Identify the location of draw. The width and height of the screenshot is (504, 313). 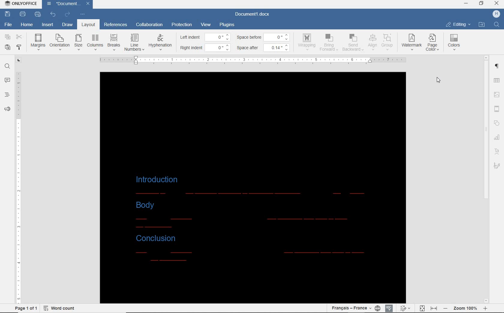
(67, 24).